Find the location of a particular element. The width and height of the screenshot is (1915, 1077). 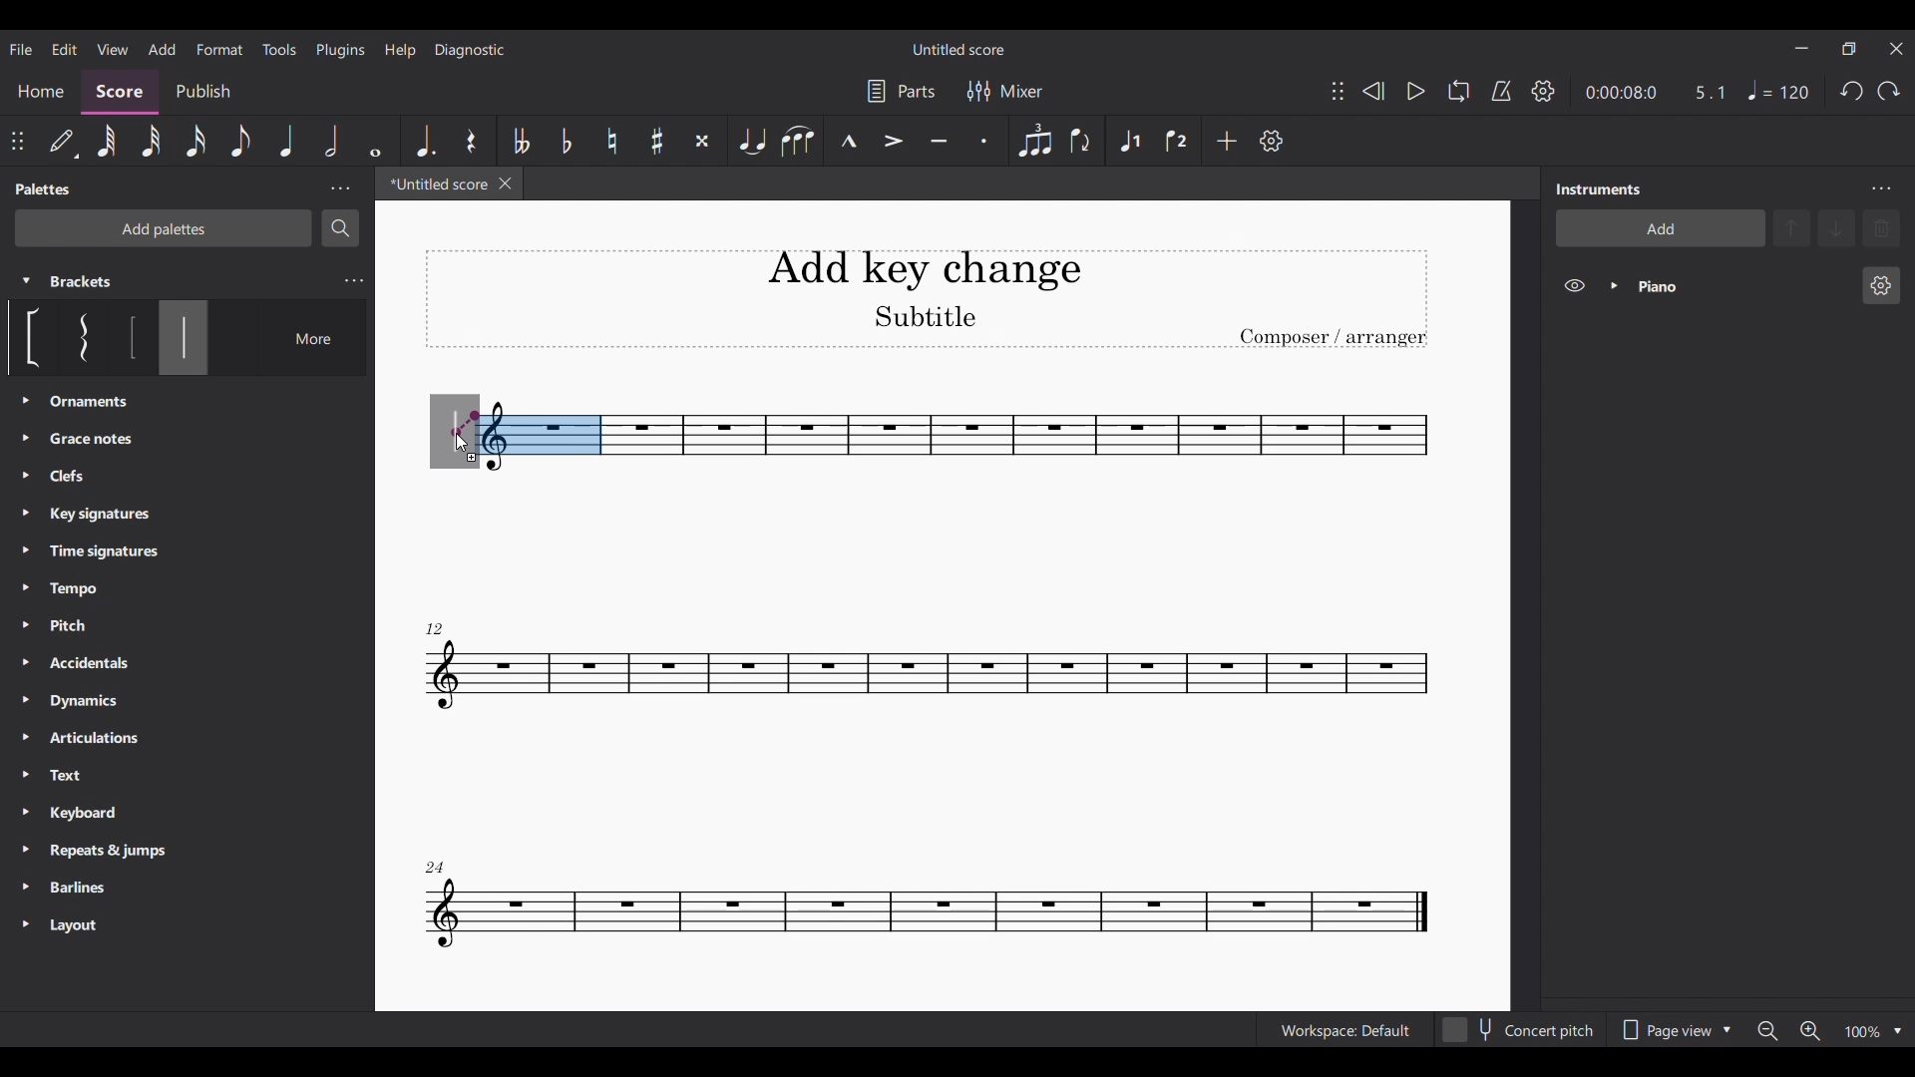

Marcato is located at coordinates (849, 142).